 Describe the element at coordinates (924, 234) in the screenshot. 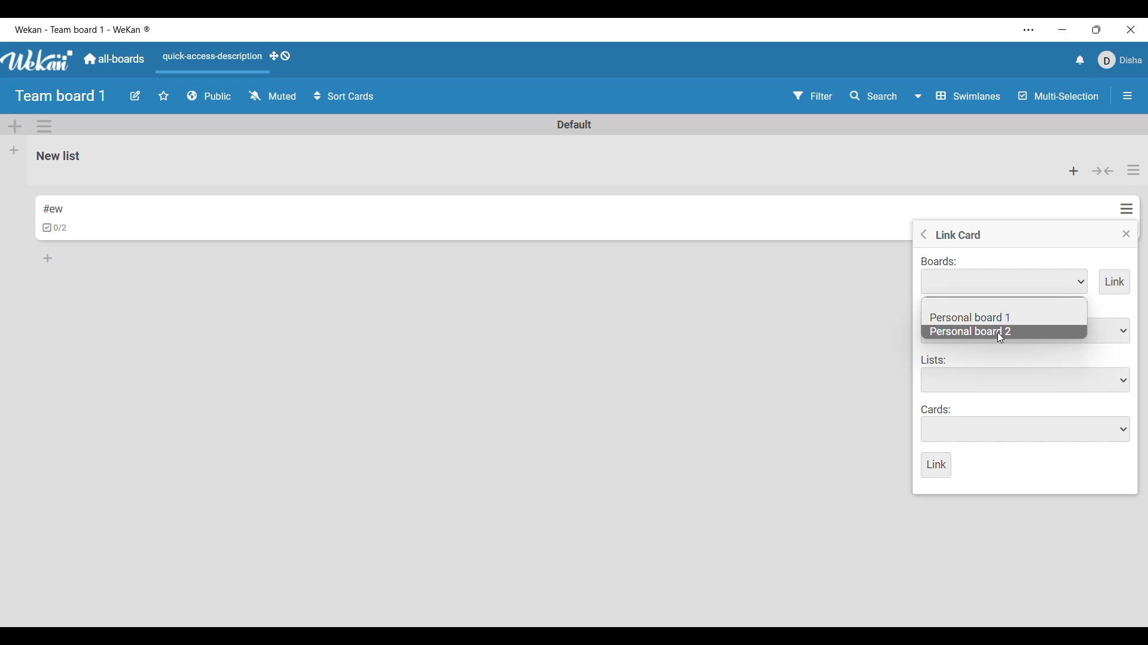

I see `Go to previous menu` at that location.